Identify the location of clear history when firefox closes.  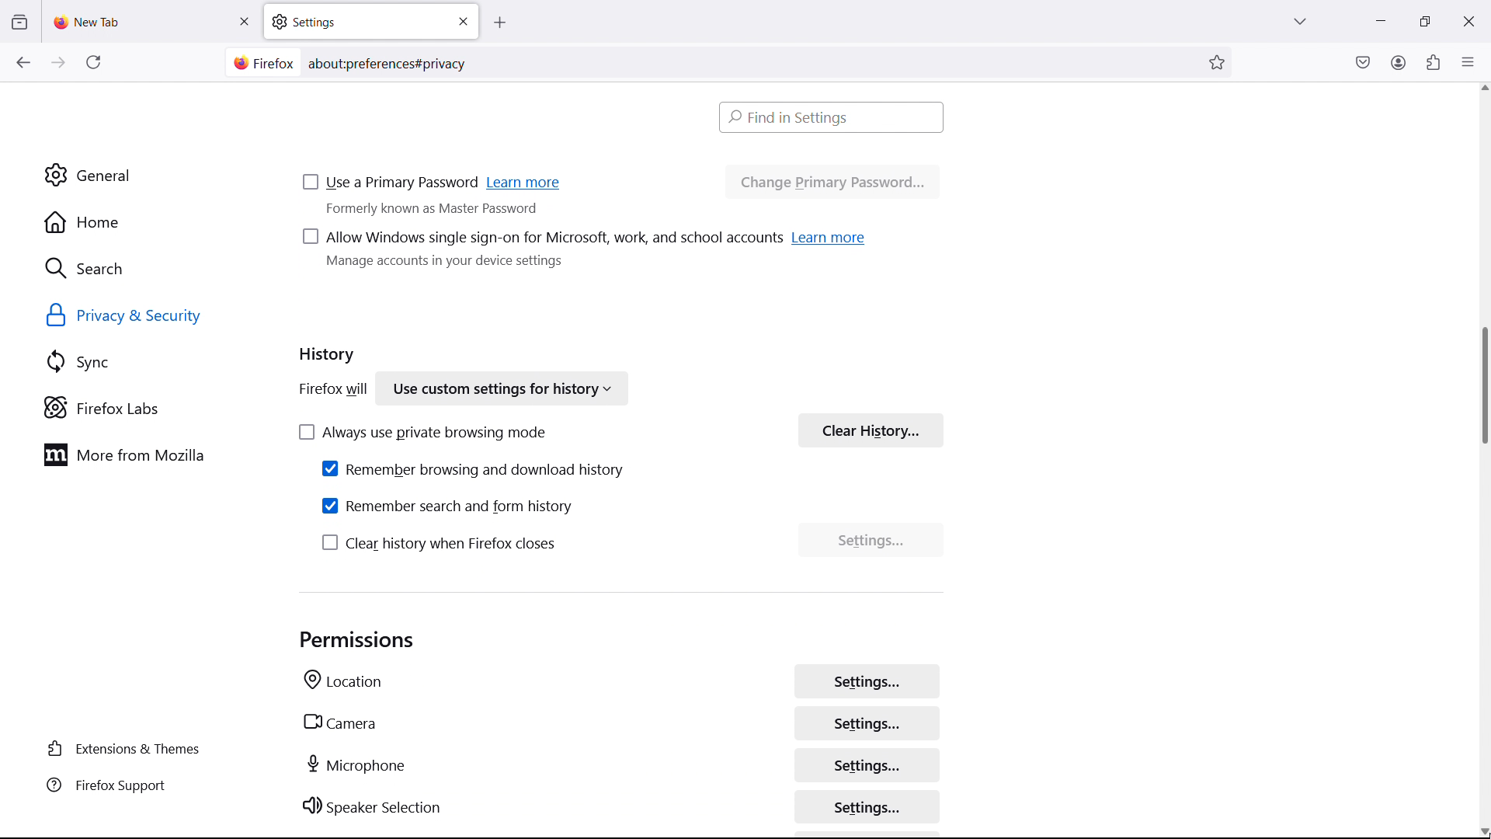
(440, 541).